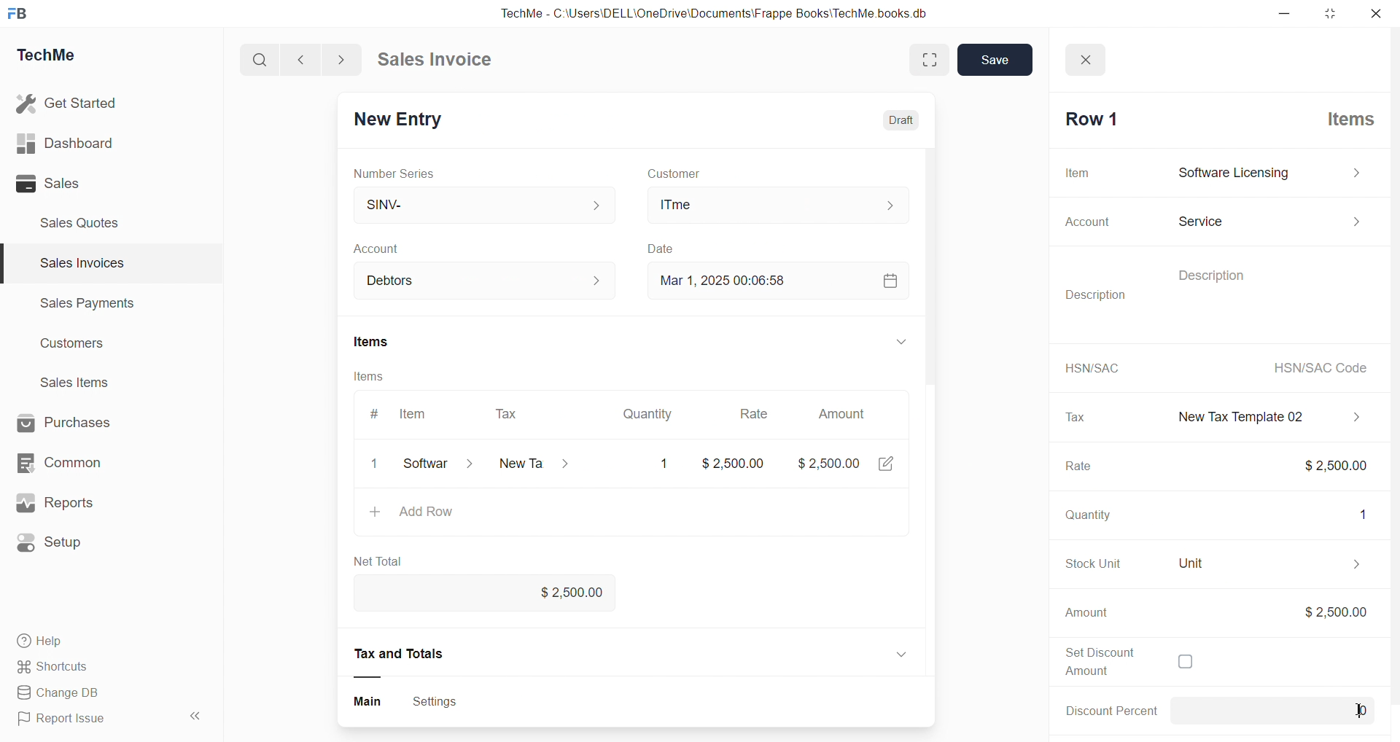 Image resolution: width=1400 pixels, height=742 pixels. What do you see at coordinates (401, 174) in the screenshot?
I see `Number Series` at bounding box center [401, 174].